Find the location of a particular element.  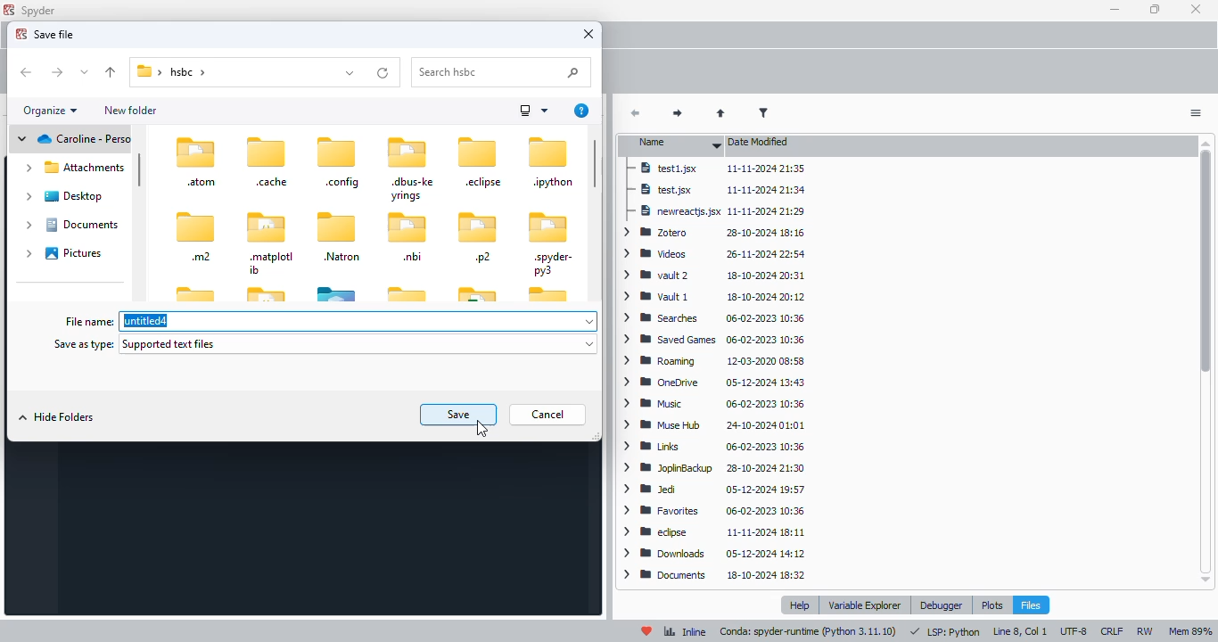

vertical scroll bar is located at coordinates (142, 169).